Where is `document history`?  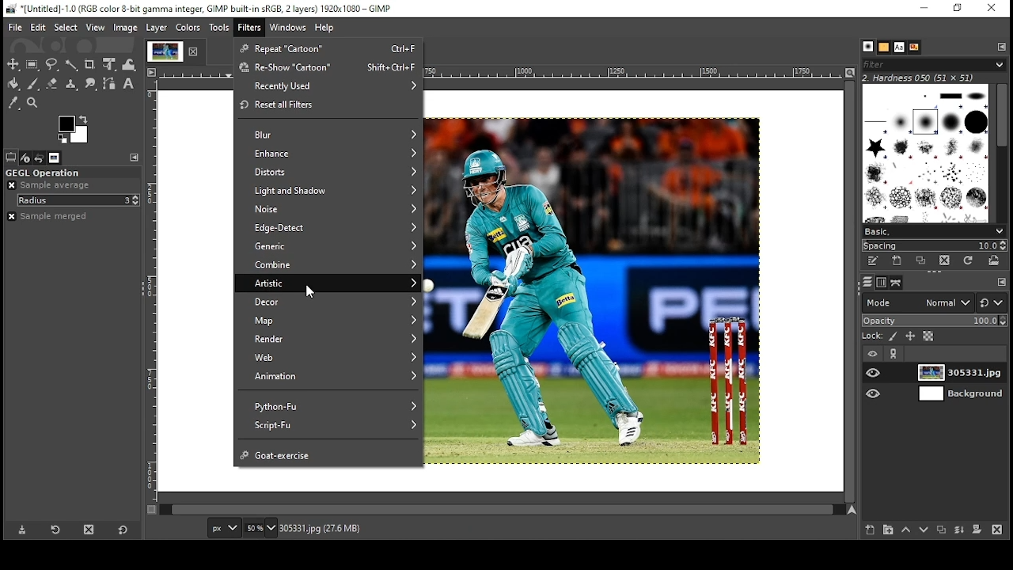
document history is located at coordinates (915, 47).